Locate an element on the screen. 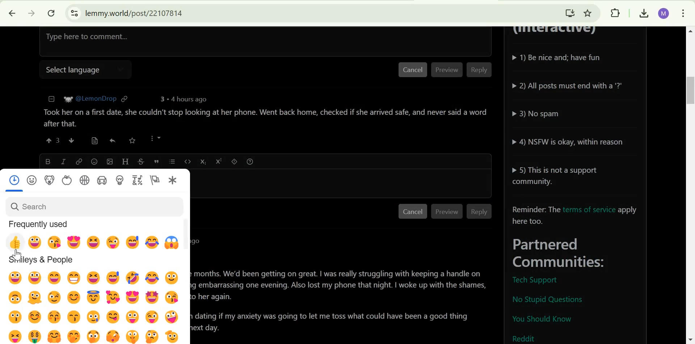  Superscript is located at coordinates (219, 161).